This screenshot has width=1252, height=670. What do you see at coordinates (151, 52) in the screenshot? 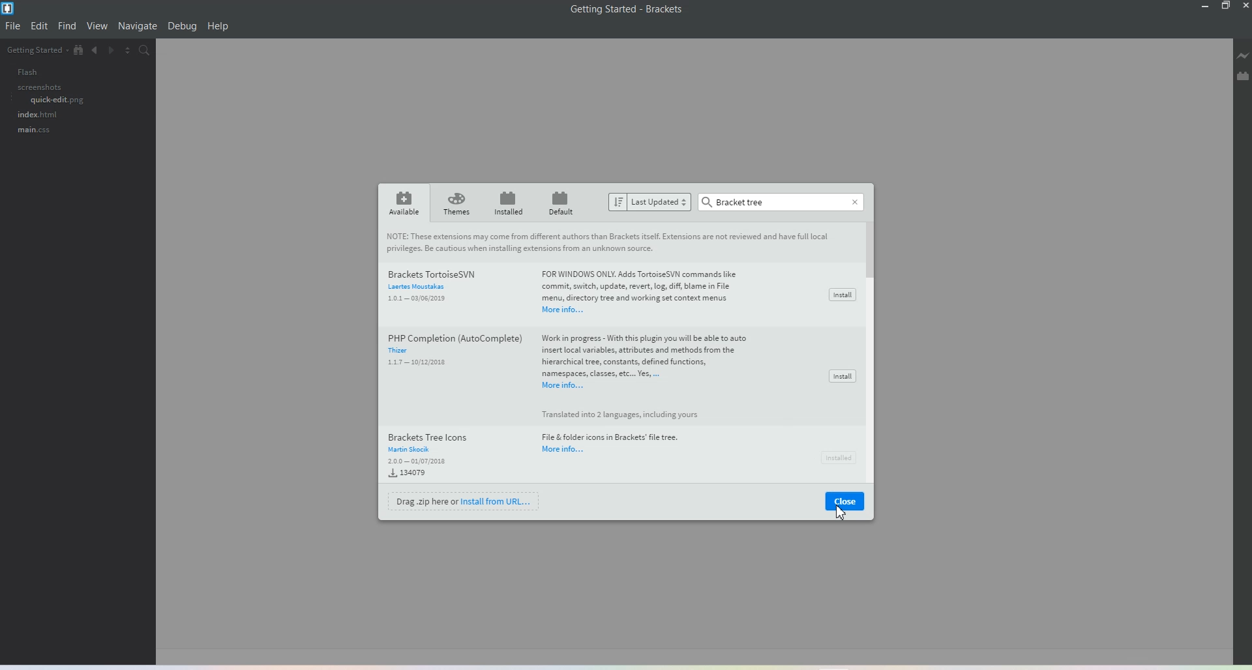
I see `Find In Files` at bounding box center [151, 52].